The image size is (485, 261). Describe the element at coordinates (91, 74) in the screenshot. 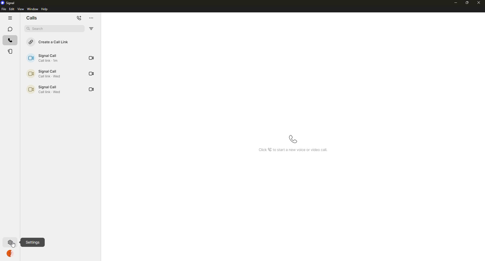

I see `video` at that location.